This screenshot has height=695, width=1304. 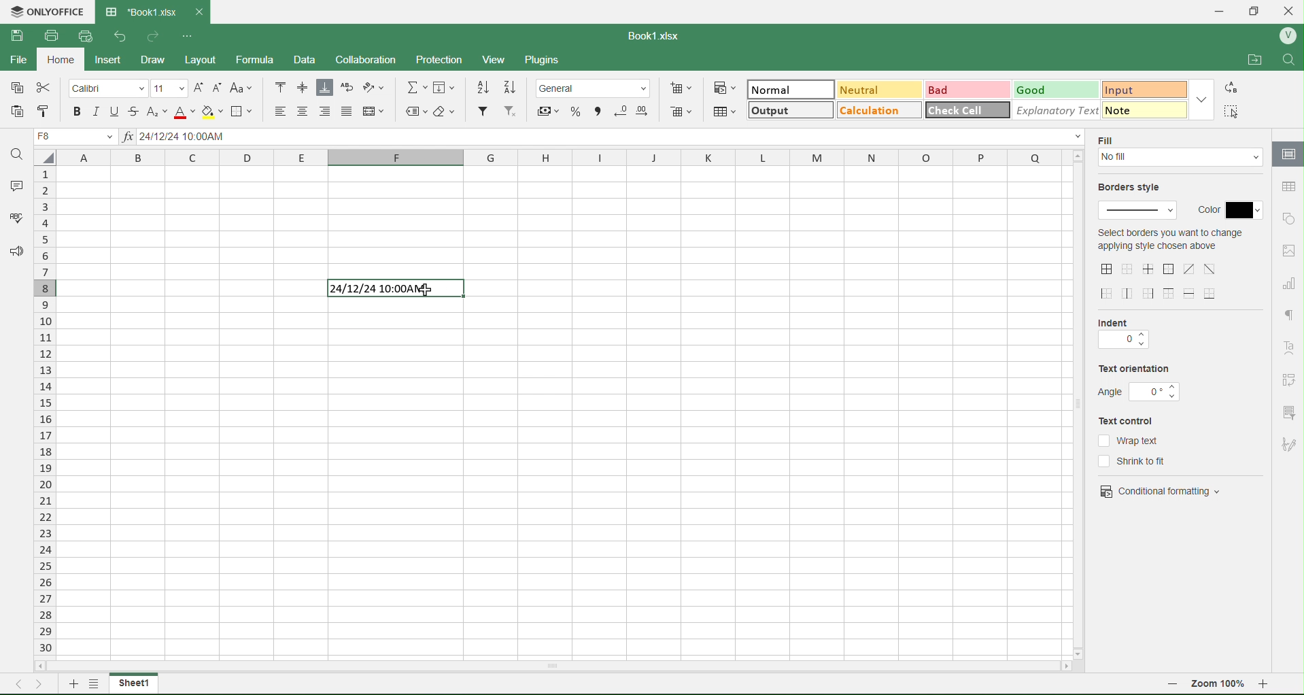 I want to click on Collaboration, so click(x=374, y=60).